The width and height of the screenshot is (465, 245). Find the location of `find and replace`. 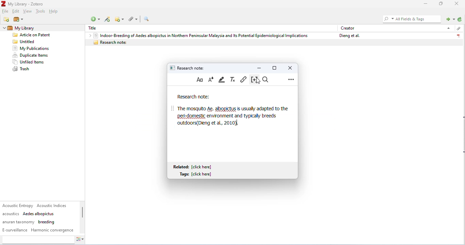

find and replace is located at coordinates (267, 80).